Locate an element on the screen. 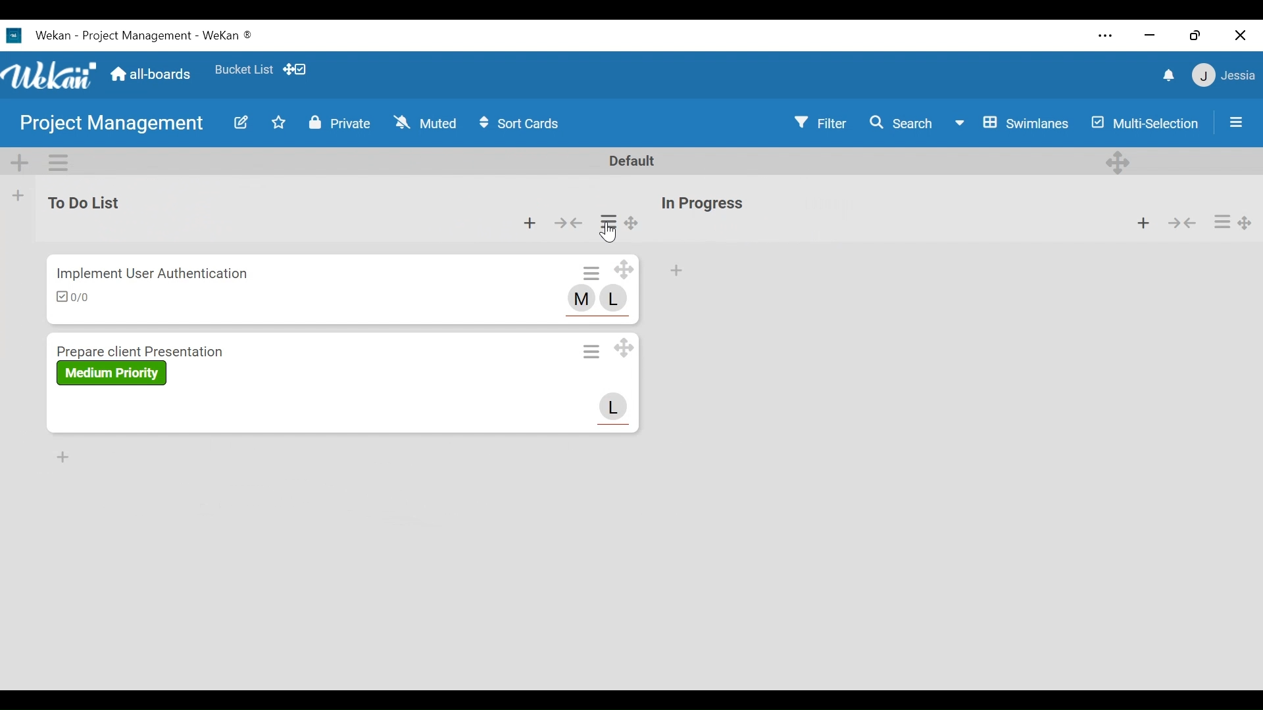 The image size is (1263, 710). L is located at coordinates (614, 408).